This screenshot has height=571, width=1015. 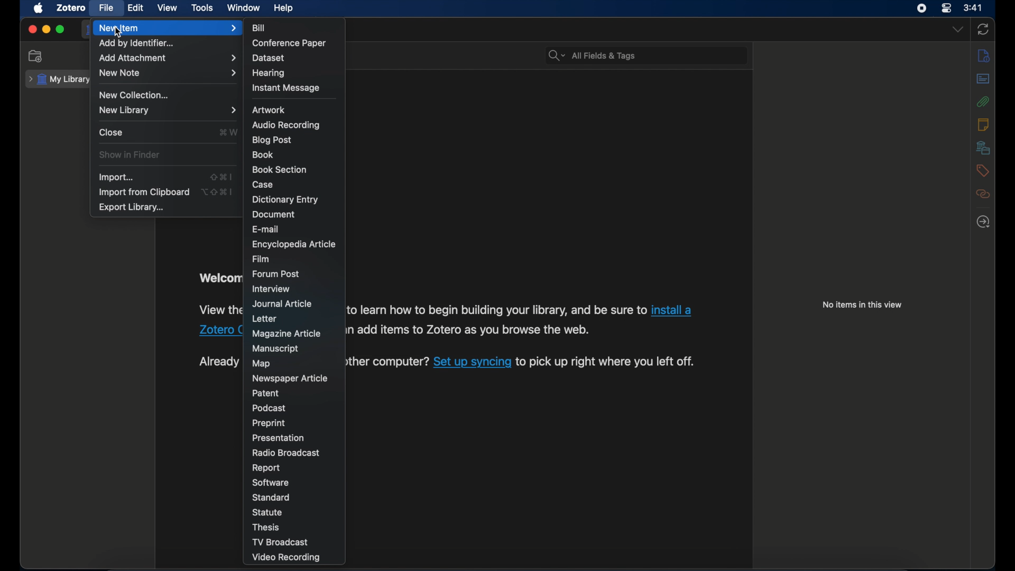 What do you see at coordinates (263, 185) in the screenshot?
I see `case` at bounding box center [263, 185].